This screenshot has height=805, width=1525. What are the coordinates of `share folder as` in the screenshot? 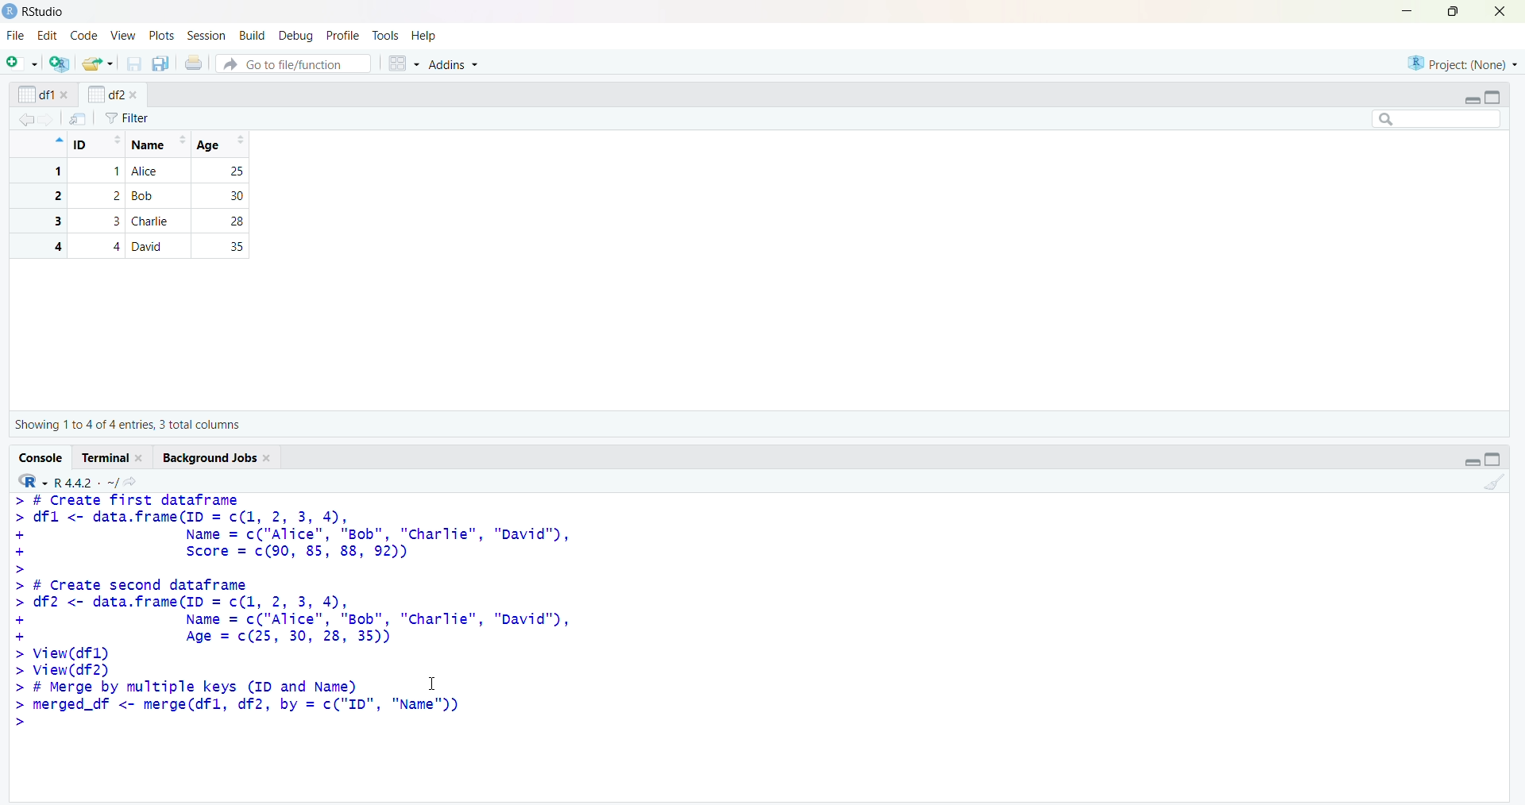 It's located at (98, 64).